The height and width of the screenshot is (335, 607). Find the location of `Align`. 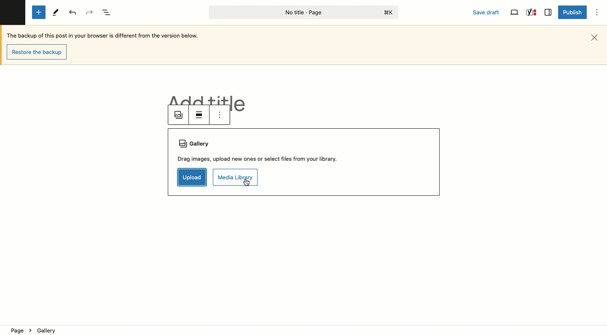

Align is located at coordinates (201, 116).